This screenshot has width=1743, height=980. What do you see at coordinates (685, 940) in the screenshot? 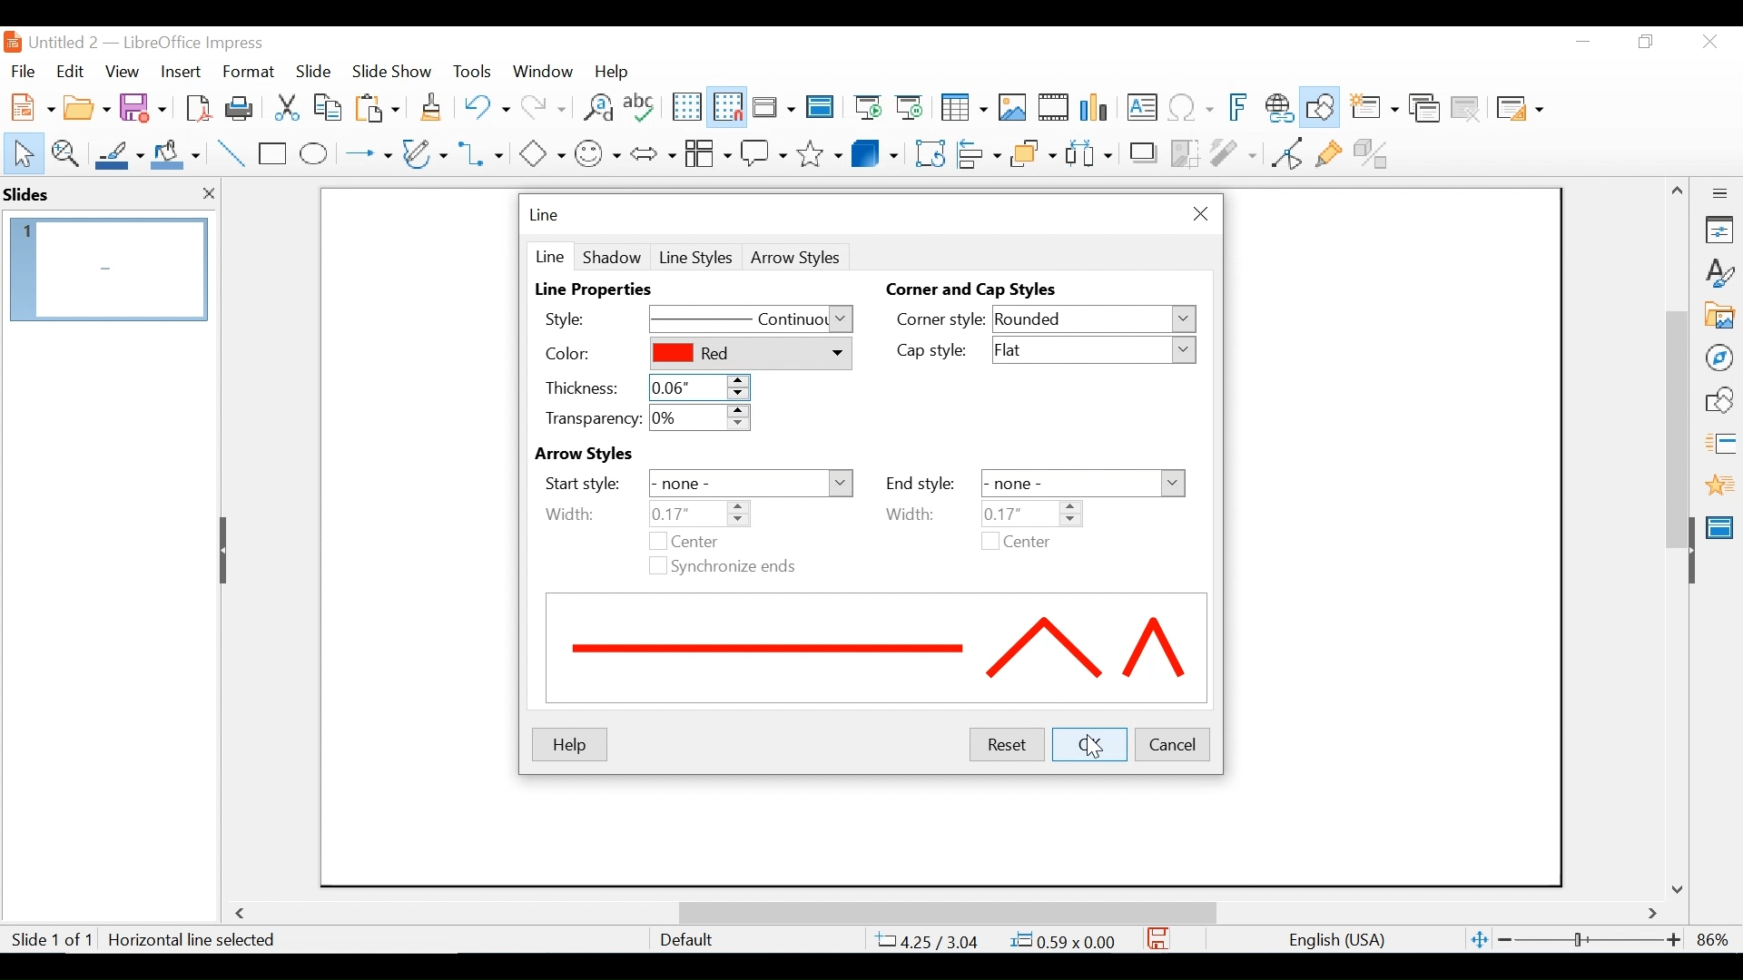
I see `Default` at bounding box center [685, 940].